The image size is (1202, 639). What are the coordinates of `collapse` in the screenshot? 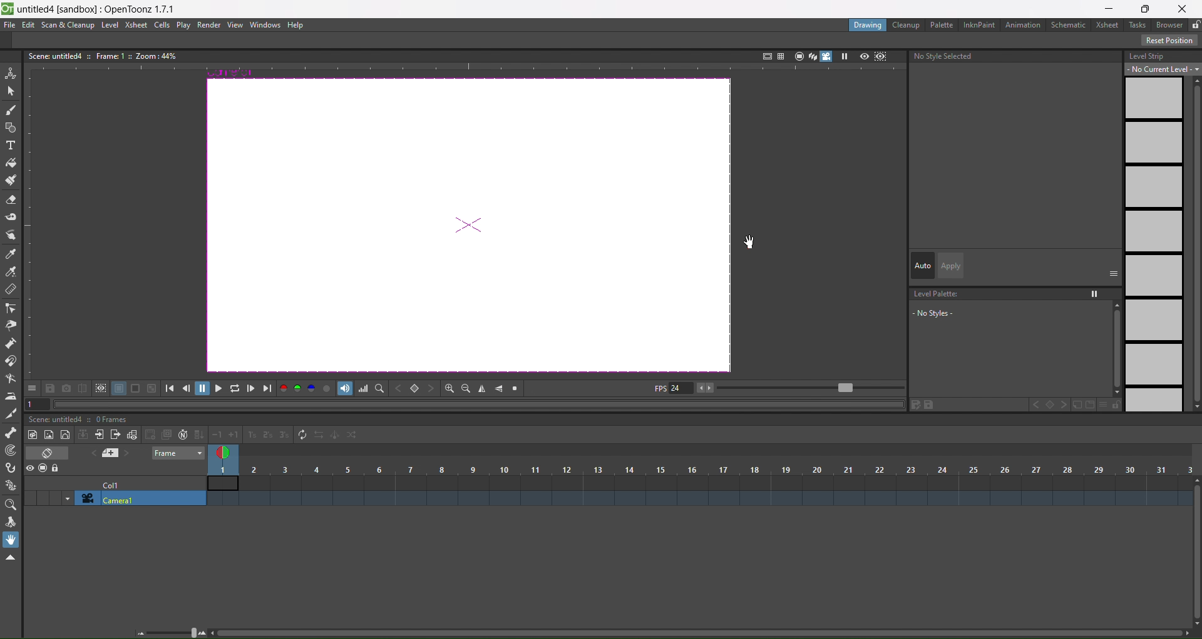 It's located at (83, 435).